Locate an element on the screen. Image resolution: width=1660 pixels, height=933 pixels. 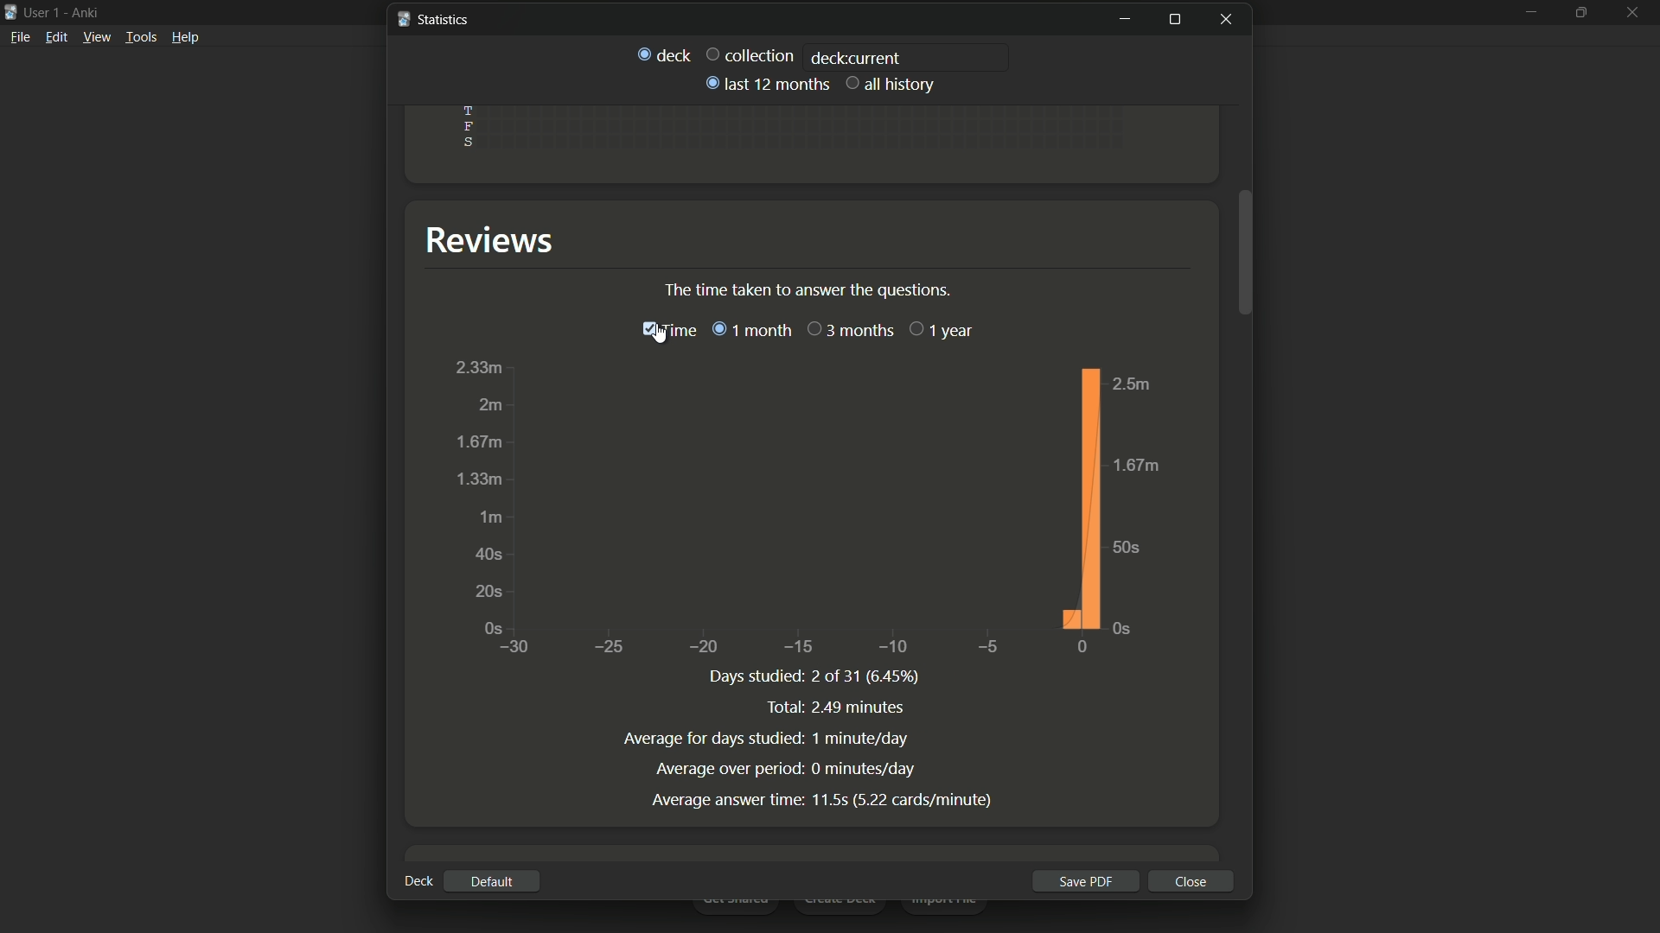
all history is located at coordinates (891, 83).